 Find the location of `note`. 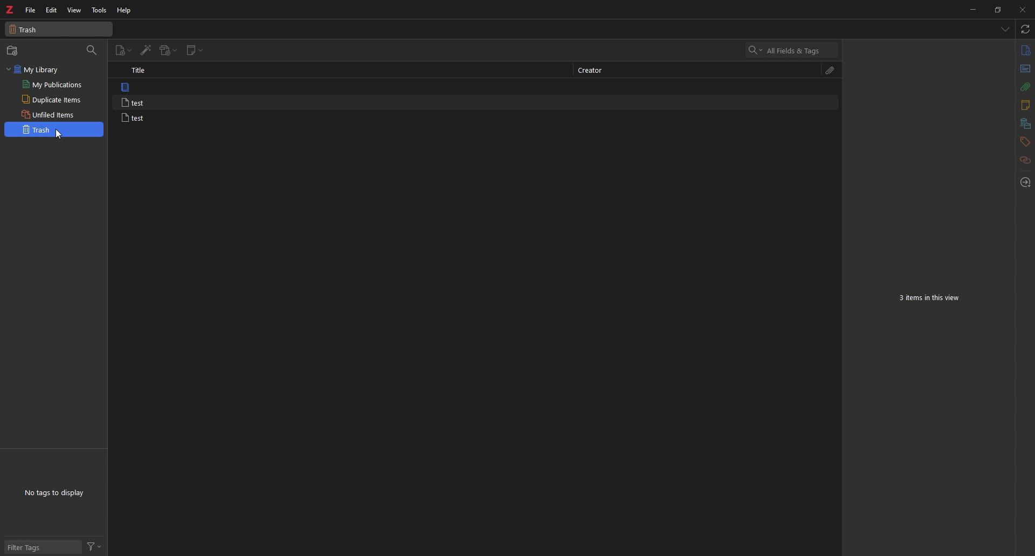

note is located at coordinates (172, 87).